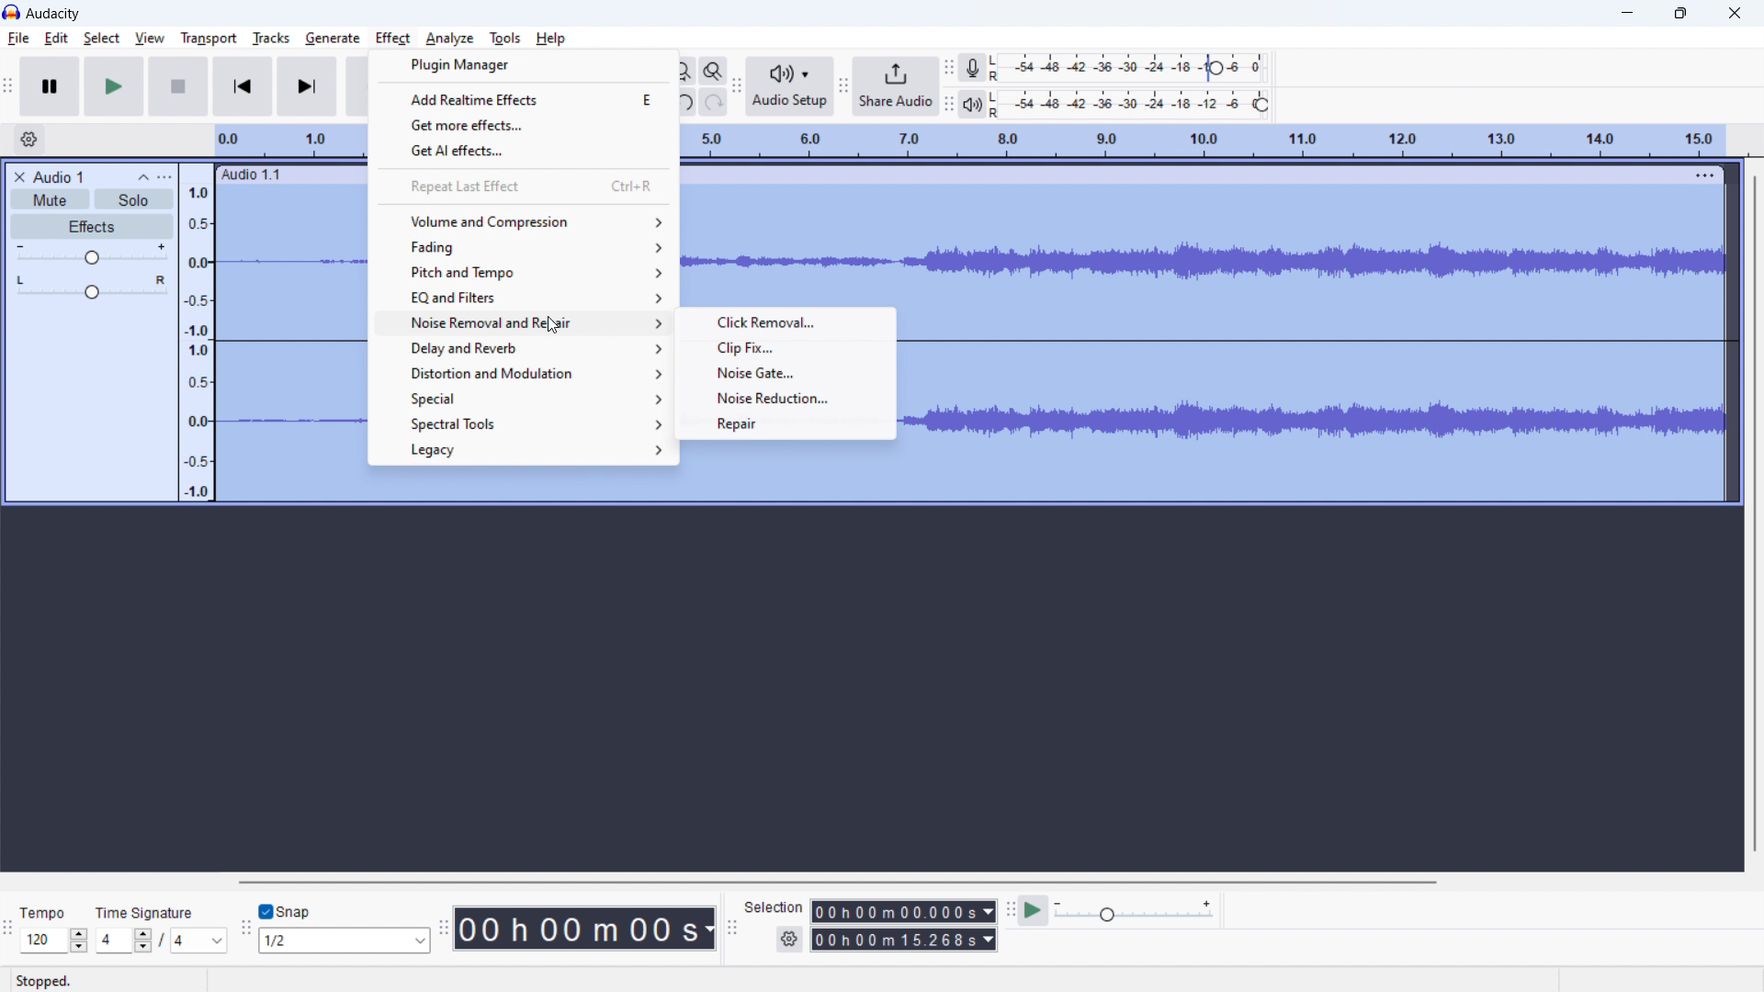 This screenshot has width=1764, height=992. What do you see at coordinates (343, 941) in the screenshot?
I see `select snapping` at bounding box center [343, 941].